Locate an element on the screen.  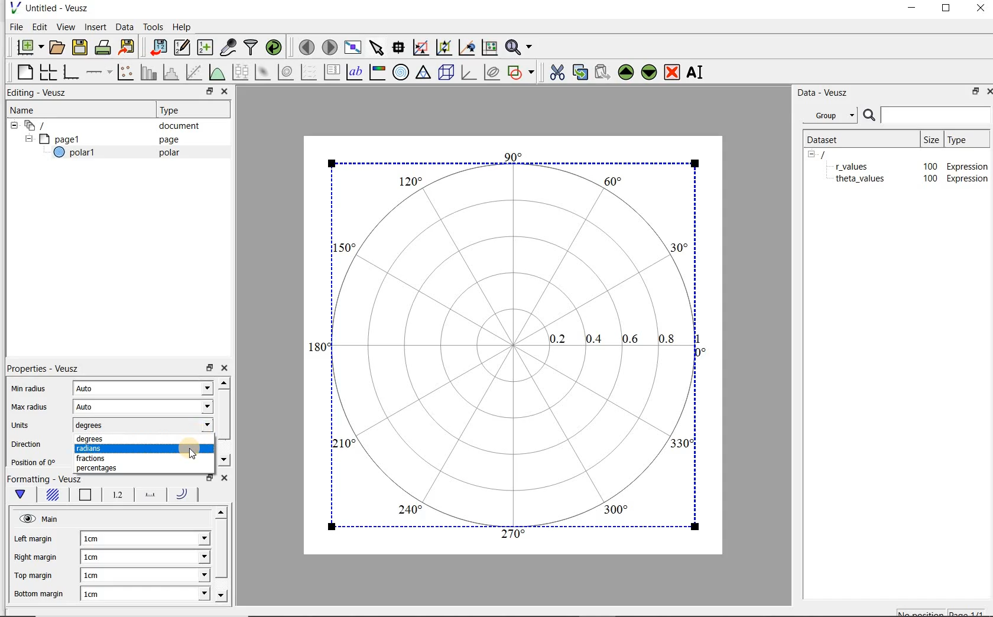
1cm is located at coordinates (110, 593).